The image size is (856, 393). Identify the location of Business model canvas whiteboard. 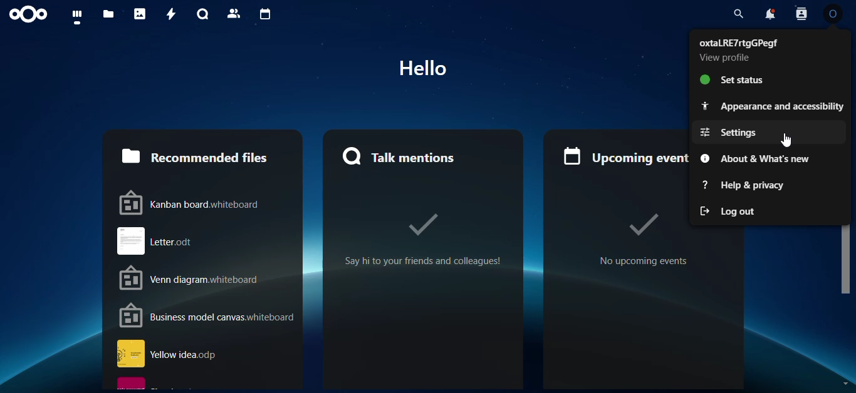
(207, 315).